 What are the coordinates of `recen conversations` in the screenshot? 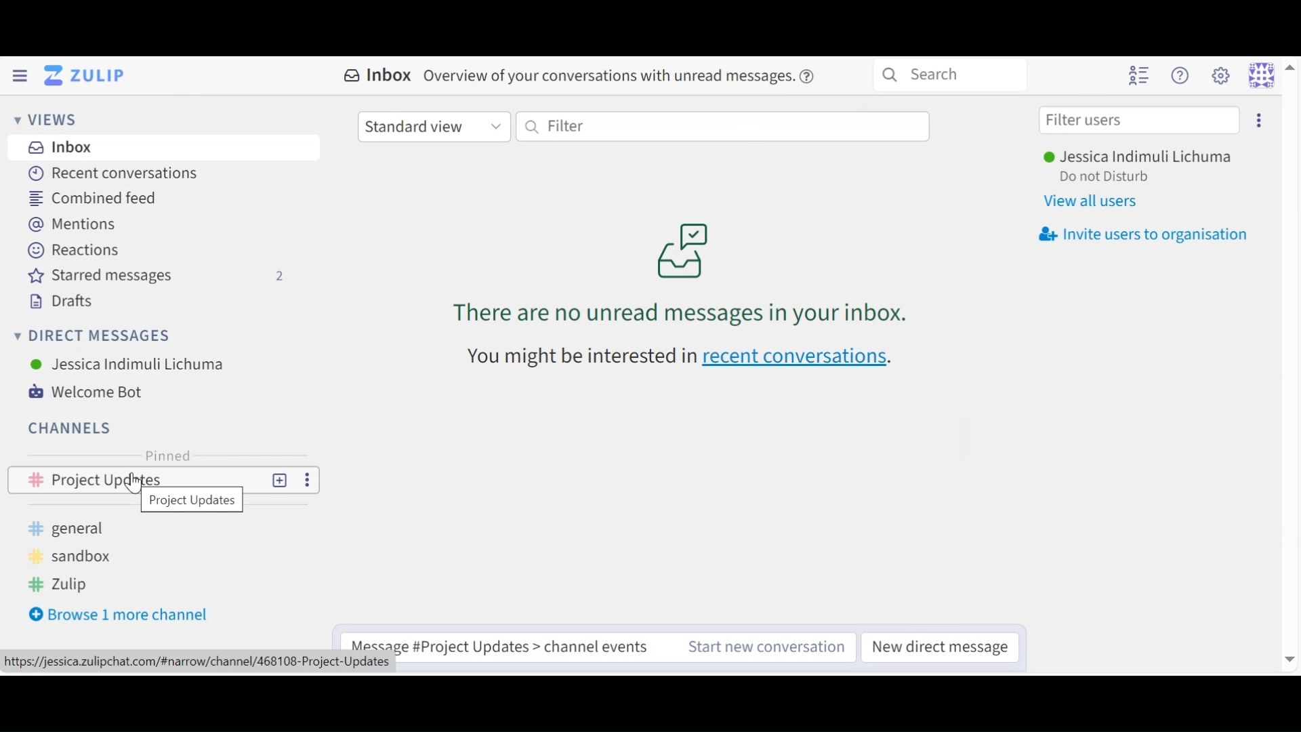 It's located at (698, 358).